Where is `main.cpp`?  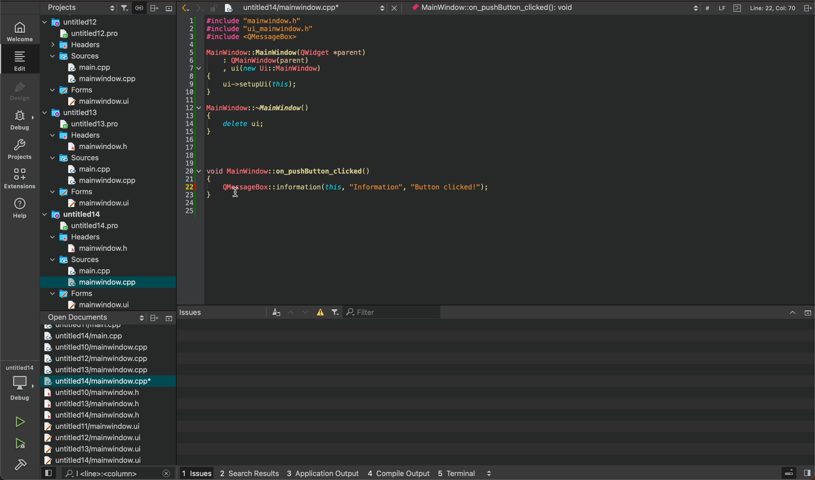
main.cpp is located at coordinates (84, 170).